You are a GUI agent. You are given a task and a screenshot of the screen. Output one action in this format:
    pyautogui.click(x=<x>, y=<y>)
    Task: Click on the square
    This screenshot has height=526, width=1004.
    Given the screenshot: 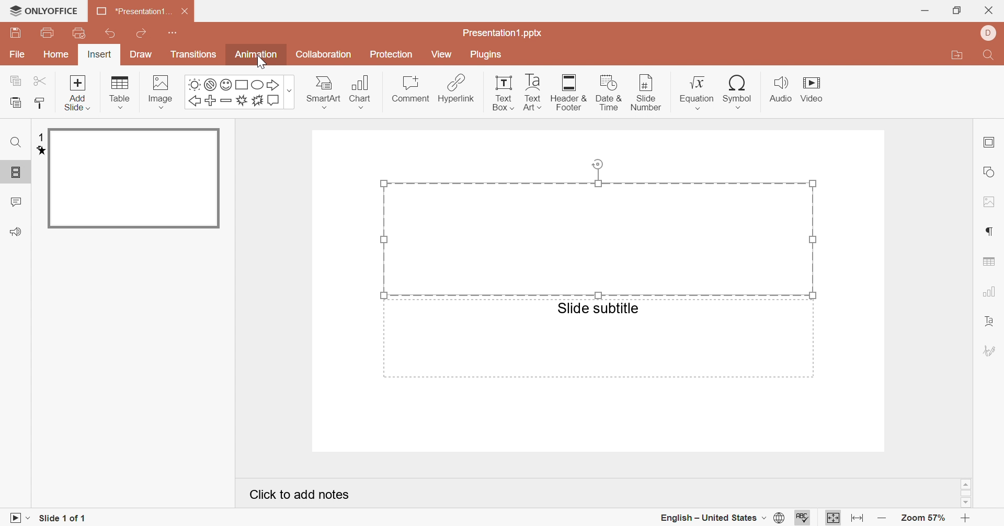 What is the action you would take?
    pyautogui.click(x=257, y=83)
    